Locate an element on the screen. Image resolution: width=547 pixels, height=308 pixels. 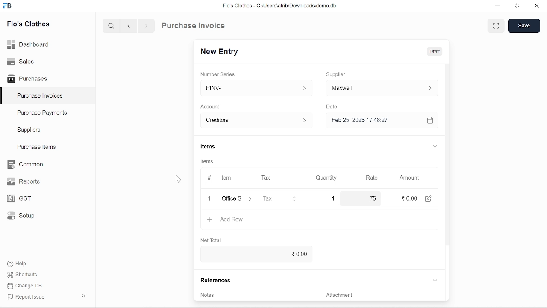
close is located at coordinates (208, 198).